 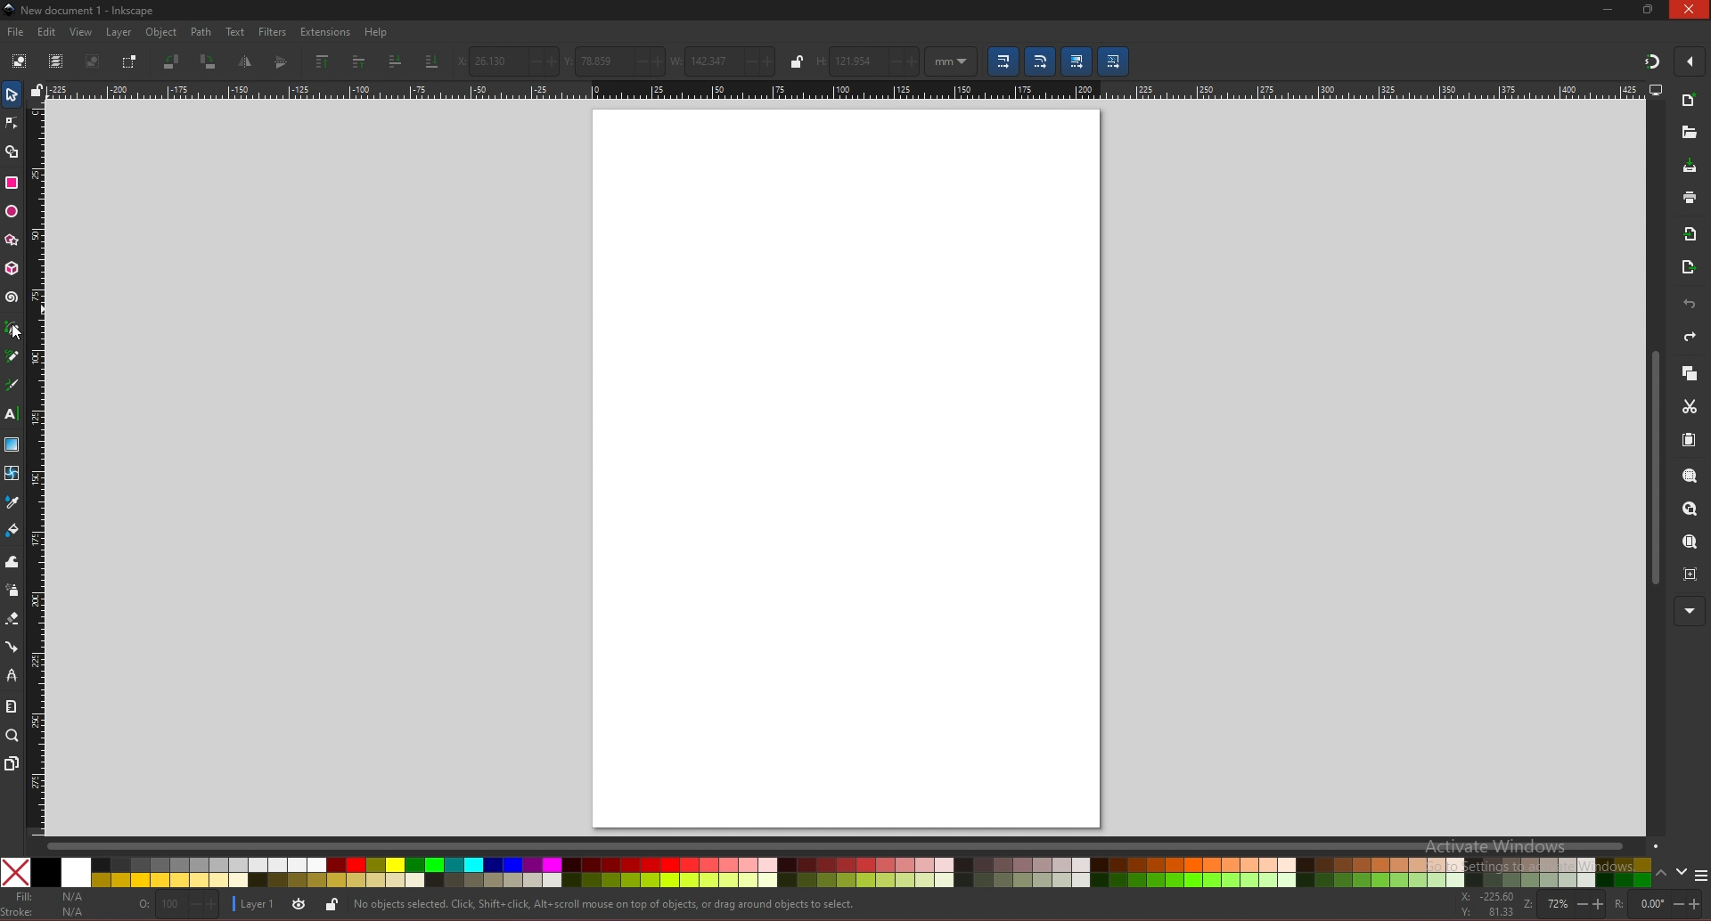 I want to click on cut, so click(x=1690, y=407).